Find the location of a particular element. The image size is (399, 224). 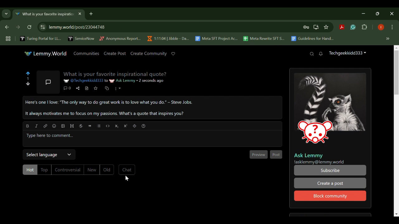

More Options Dropdown is located at coordinates (118, 89).